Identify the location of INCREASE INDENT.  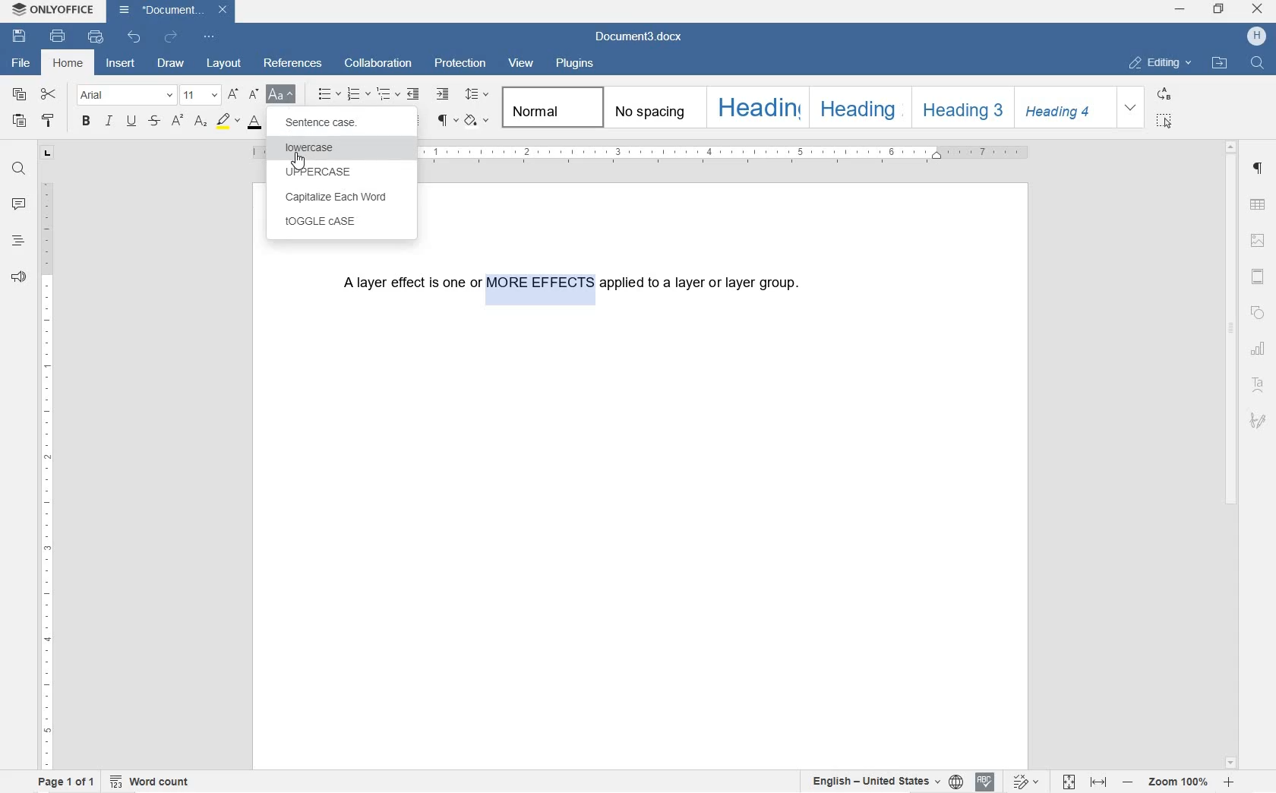
(444, 95).